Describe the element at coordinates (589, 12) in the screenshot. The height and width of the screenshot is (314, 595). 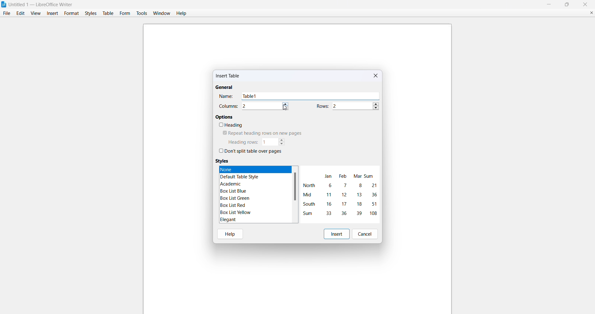
I see `close document` at that location.